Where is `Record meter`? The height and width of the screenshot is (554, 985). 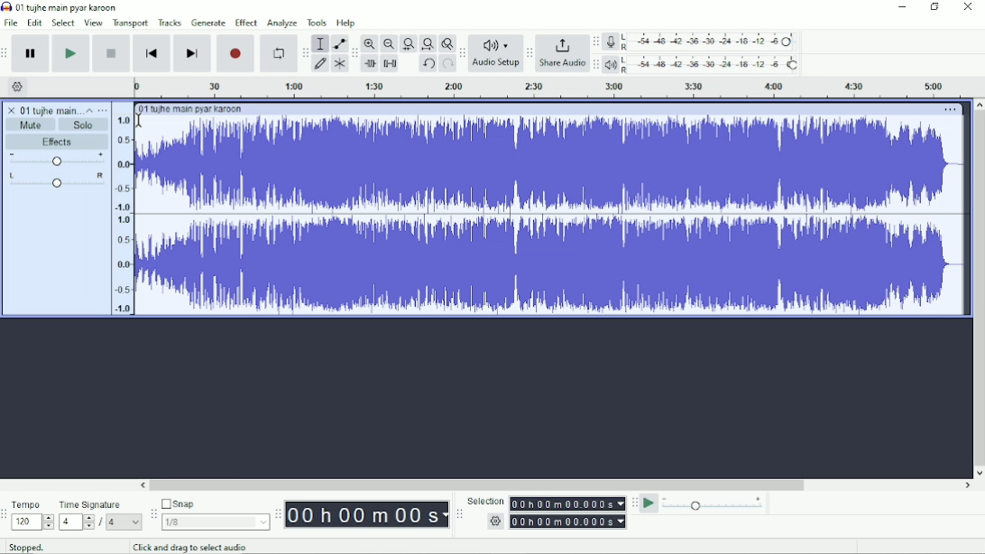
Record meter is located at coordinates (700, 42).